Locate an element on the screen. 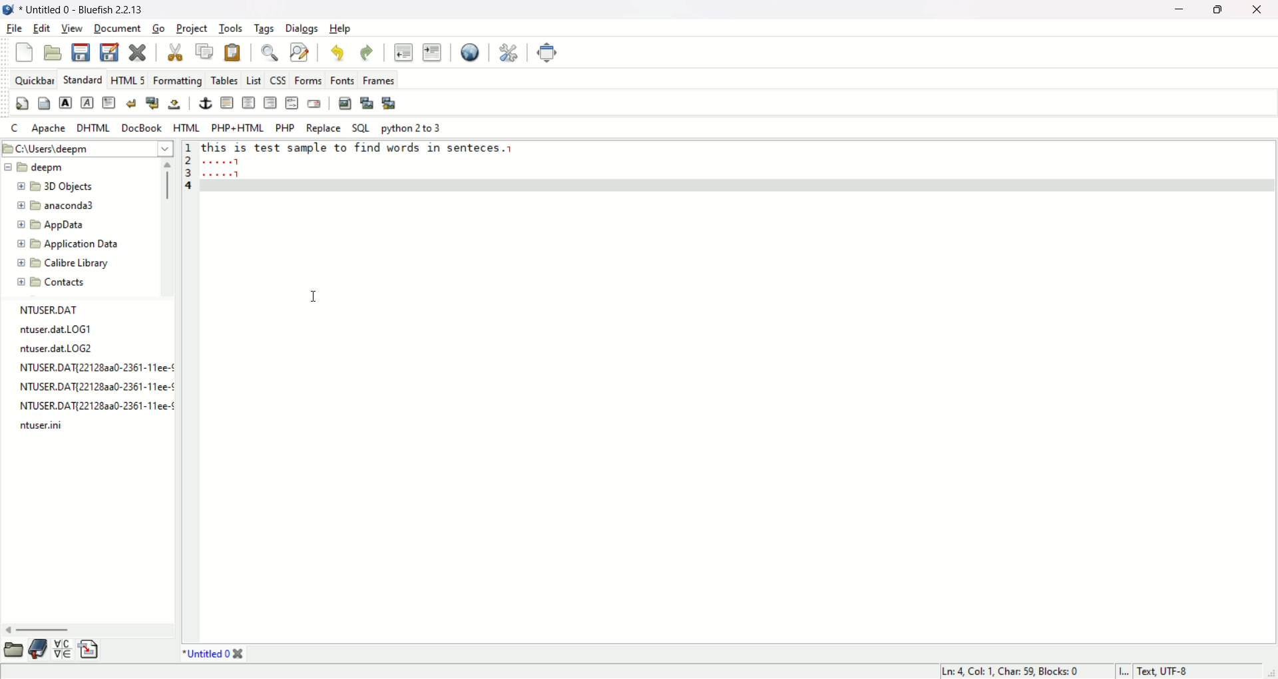 Image resolution: width=1278 pixels, height=679 pixels. insert image is located at coordinates (346, 103).